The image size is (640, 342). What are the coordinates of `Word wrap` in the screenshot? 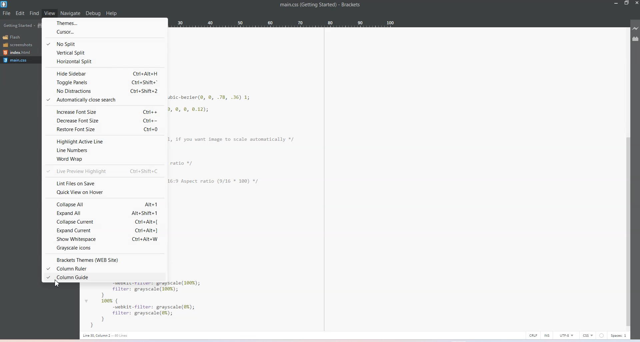 It's located at (104, 159).